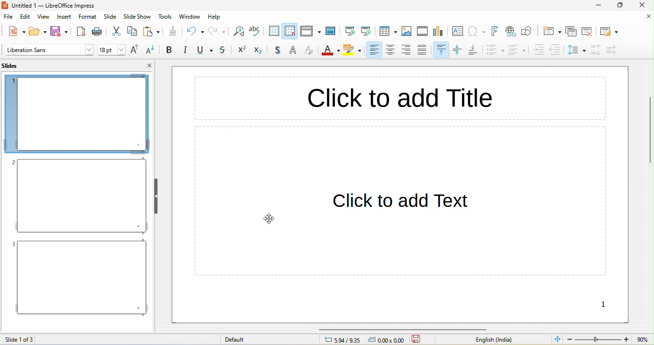  I want to click on minimizee, so click(599, 5).